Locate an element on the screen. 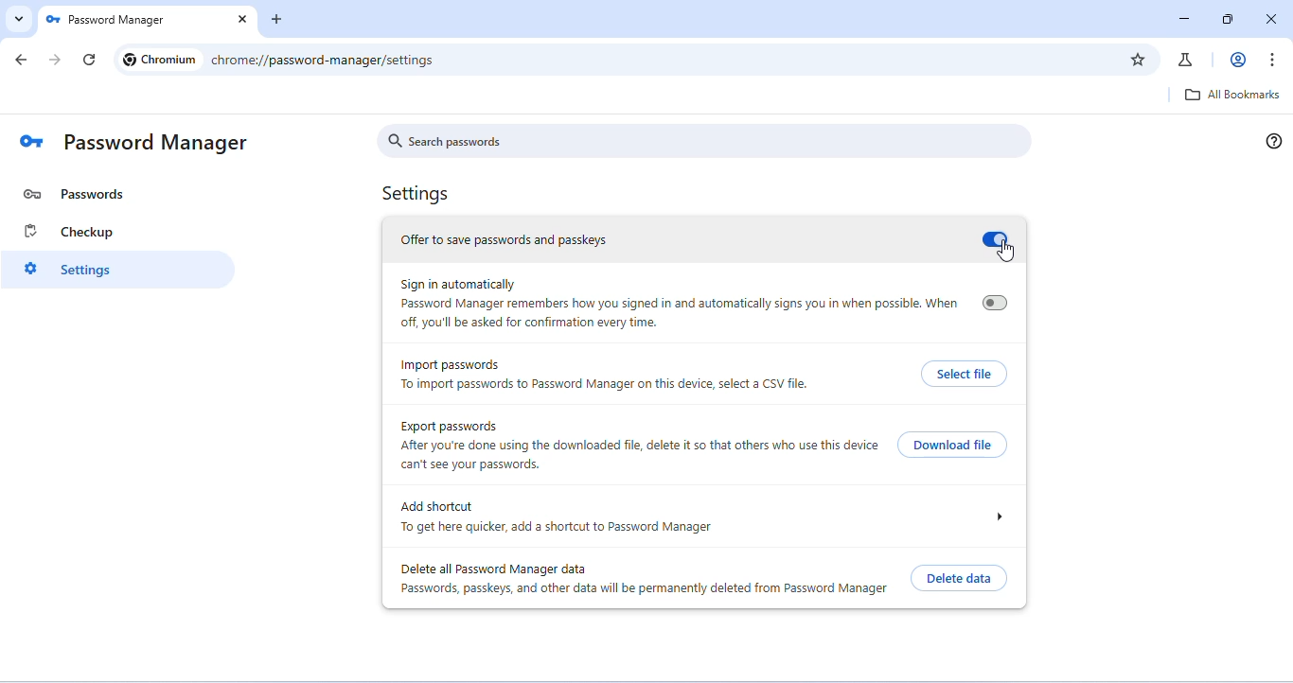 The height and width of the screenshot is (683, 1293). Passwords, passkeys, and other data will be permanently deleted from Password Manager is located at coordinates (645, 588).